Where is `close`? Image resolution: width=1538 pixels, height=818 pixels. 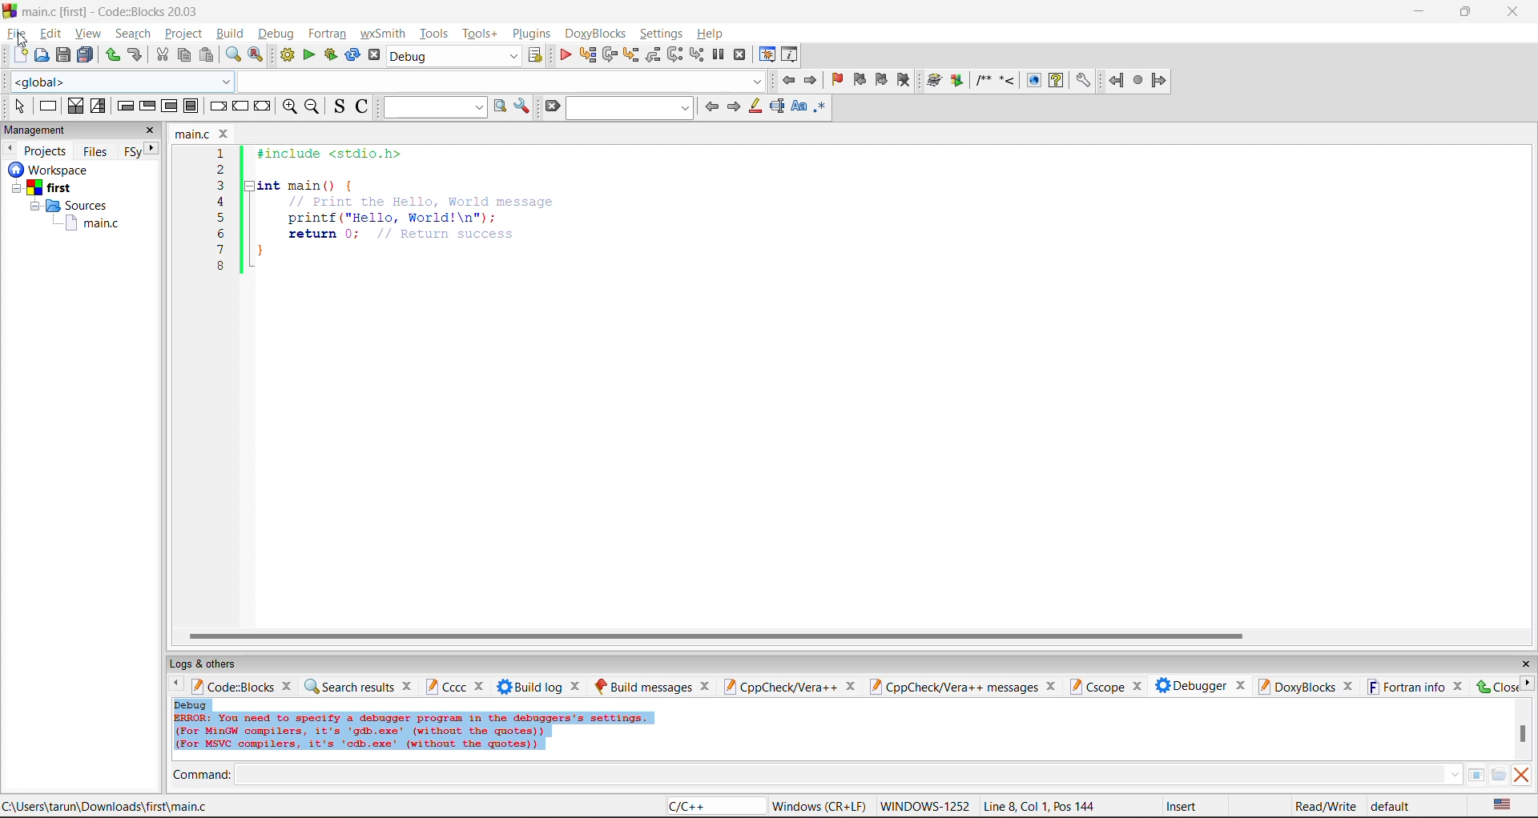 close is located at coordinates (1241, 684).